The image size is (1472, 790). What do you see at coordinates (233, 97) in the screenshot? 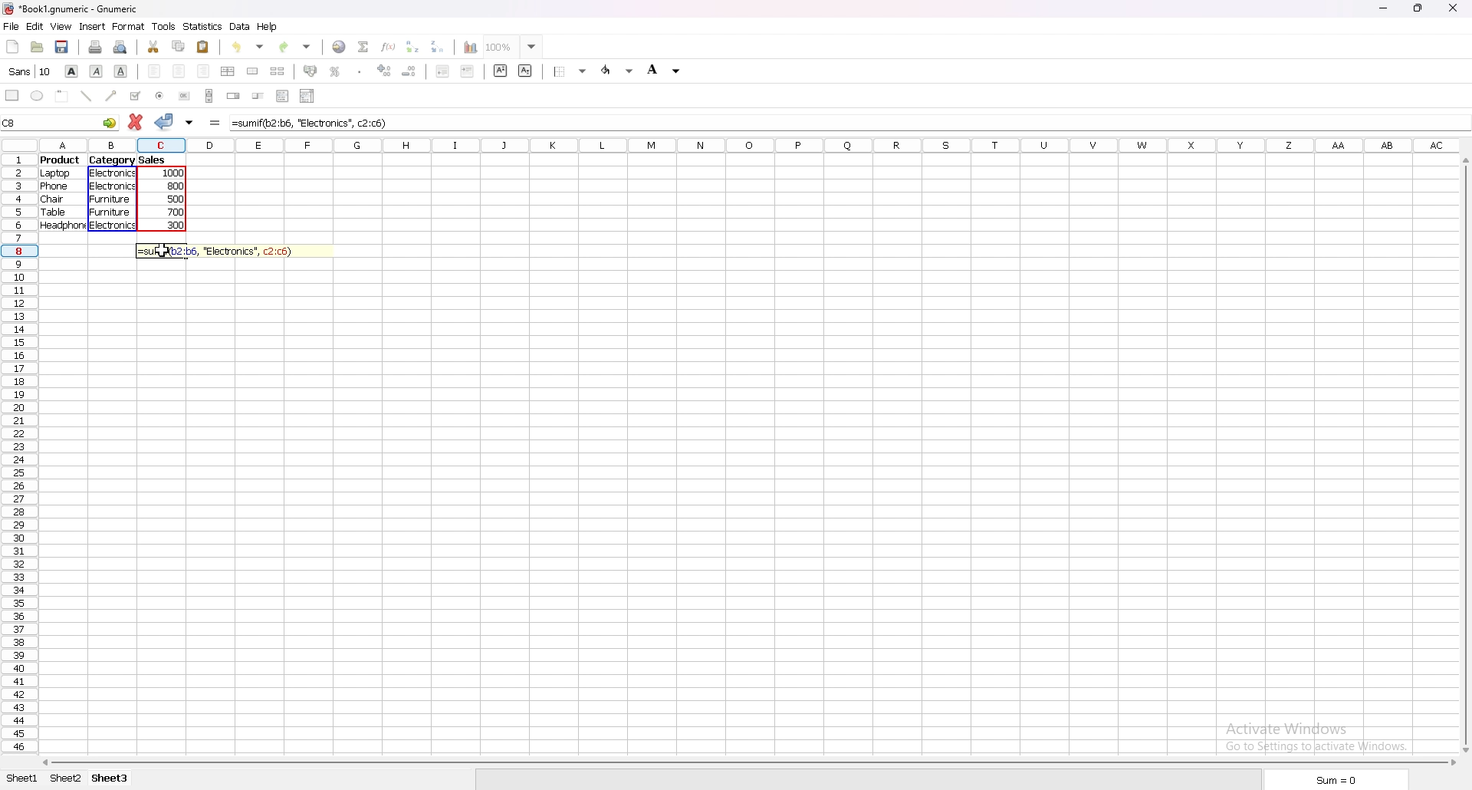
I see `spin button` at bounding box center [233, 97].